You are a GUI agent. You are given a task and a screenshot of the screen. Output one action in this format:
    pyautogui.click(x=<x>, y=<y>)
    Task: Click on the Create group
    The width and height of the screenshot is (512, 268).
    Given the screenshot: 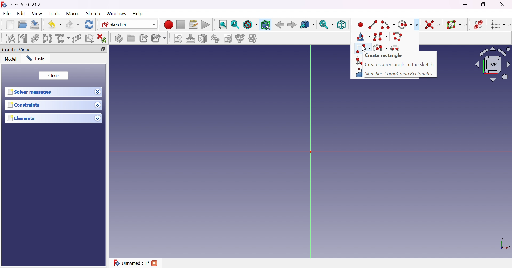 What is the action you would take?
    pyautogui.click(x=131, y=39)
    